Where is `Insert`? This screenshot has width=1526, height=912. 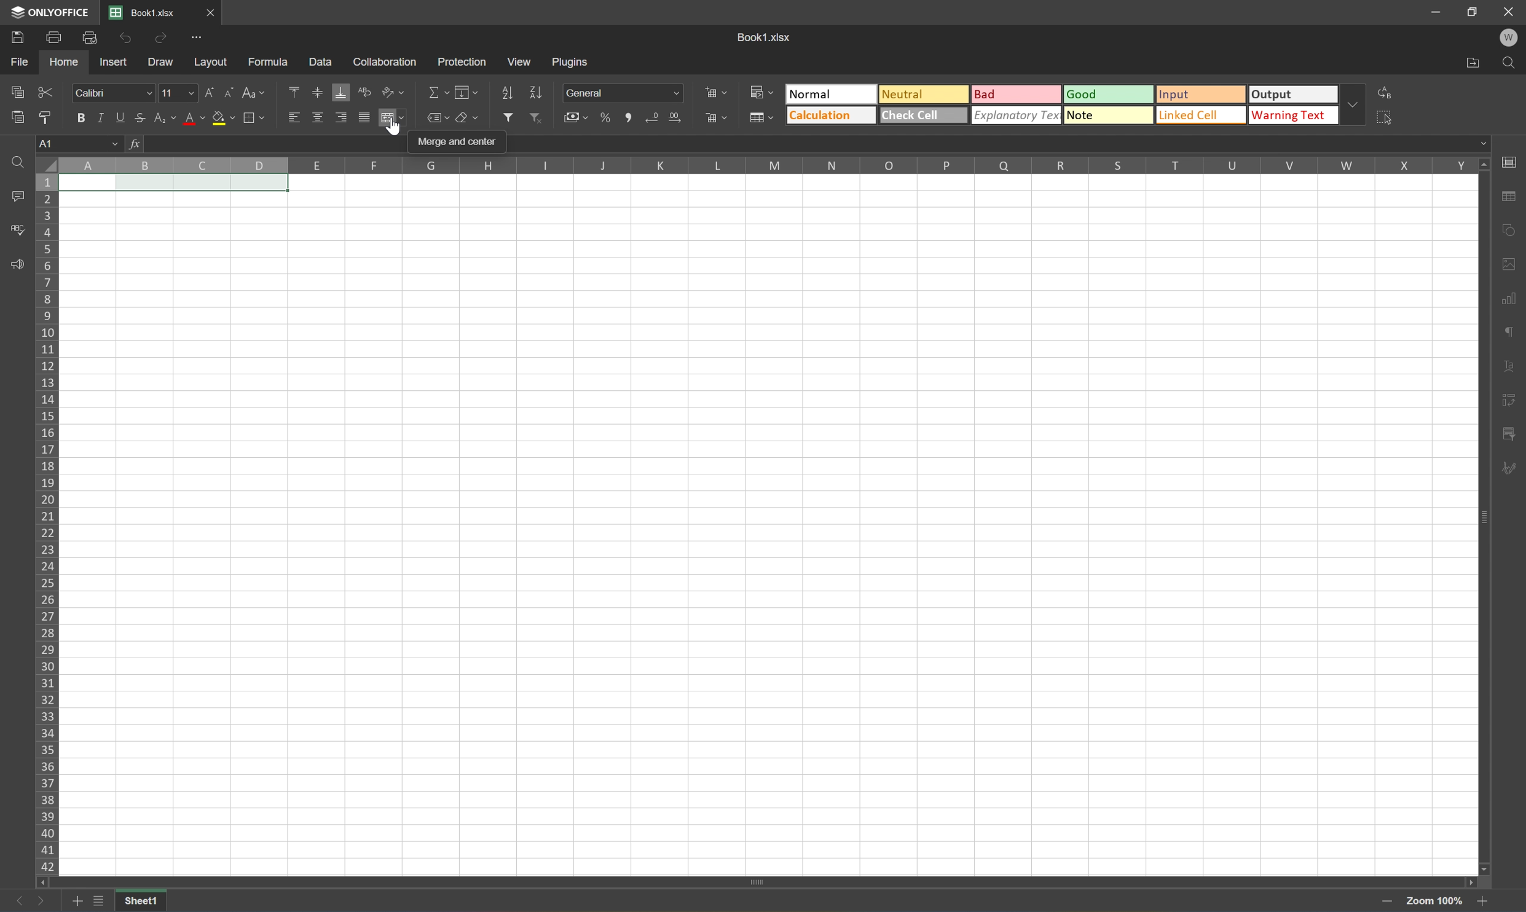
Insert is located at coordinates (113, 65).